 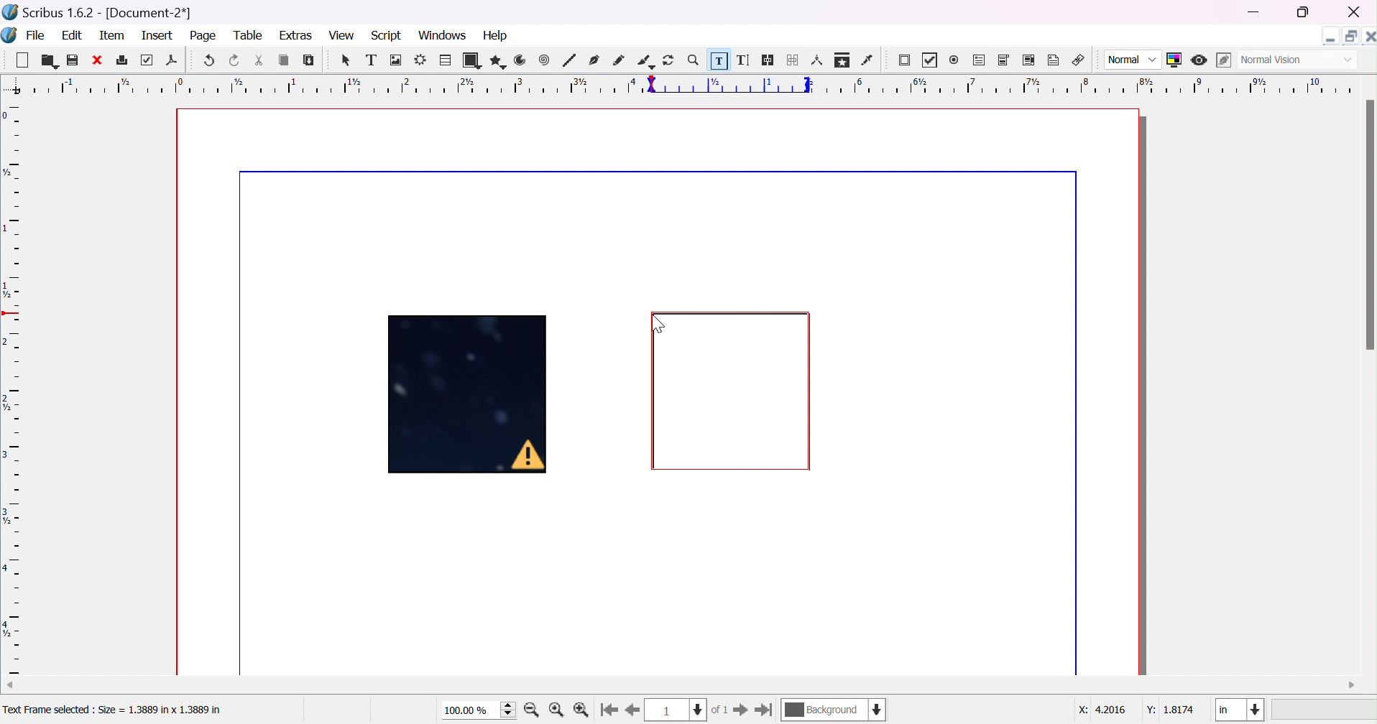 What do you see at coordinates (309, 60) in the screenshot?
I see `paste` at bounding box center [309, 60].